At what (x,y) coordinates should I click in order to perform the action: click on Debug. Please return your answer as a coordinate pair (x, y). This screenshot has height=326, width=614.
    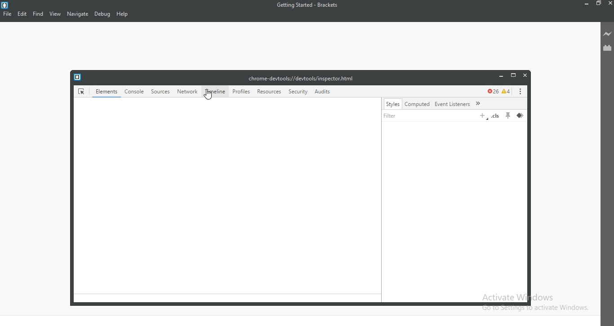
    Looking at the image, I should click on (102, 14).